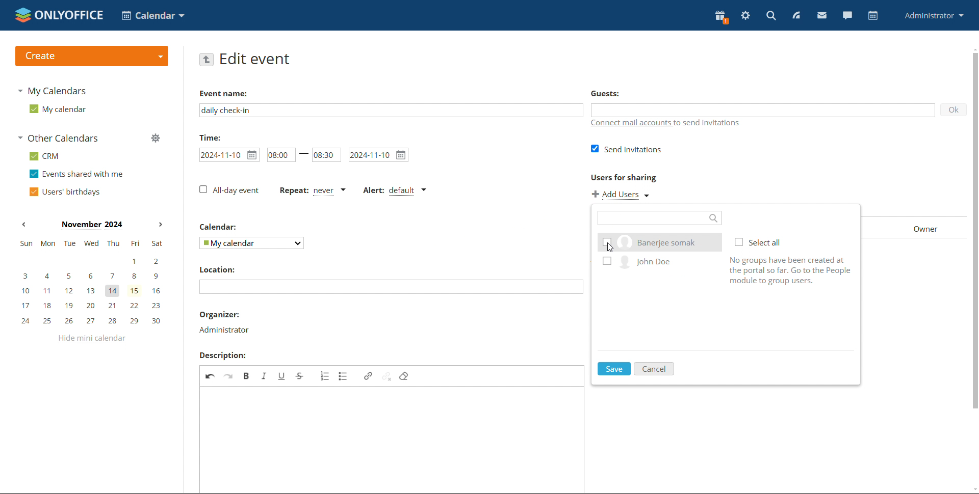 The height and width of the screenshot is (494, 979). Describe the element at coordinates (232, 92) in the screenshot. I see `event name:` at that location.